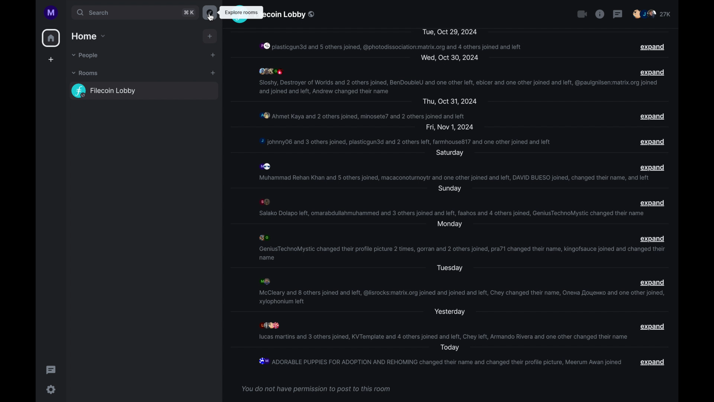 The width and height of the screenshot is (714, 402). What do you see at coordinates (241, 13) in the screenshot?
I see `explore rooms` at bounding box center [241, 13].